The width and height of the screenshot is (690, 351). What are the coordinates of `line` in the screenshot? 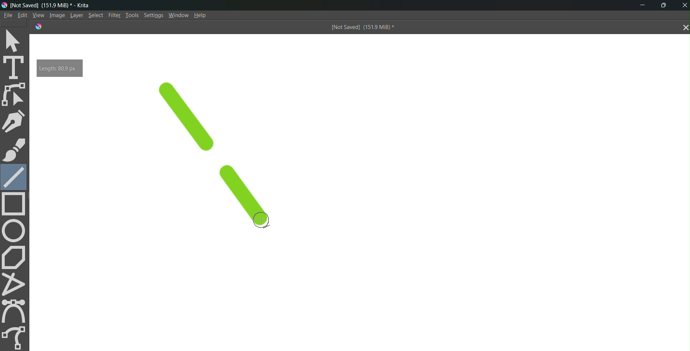 It's located at (192, 111).